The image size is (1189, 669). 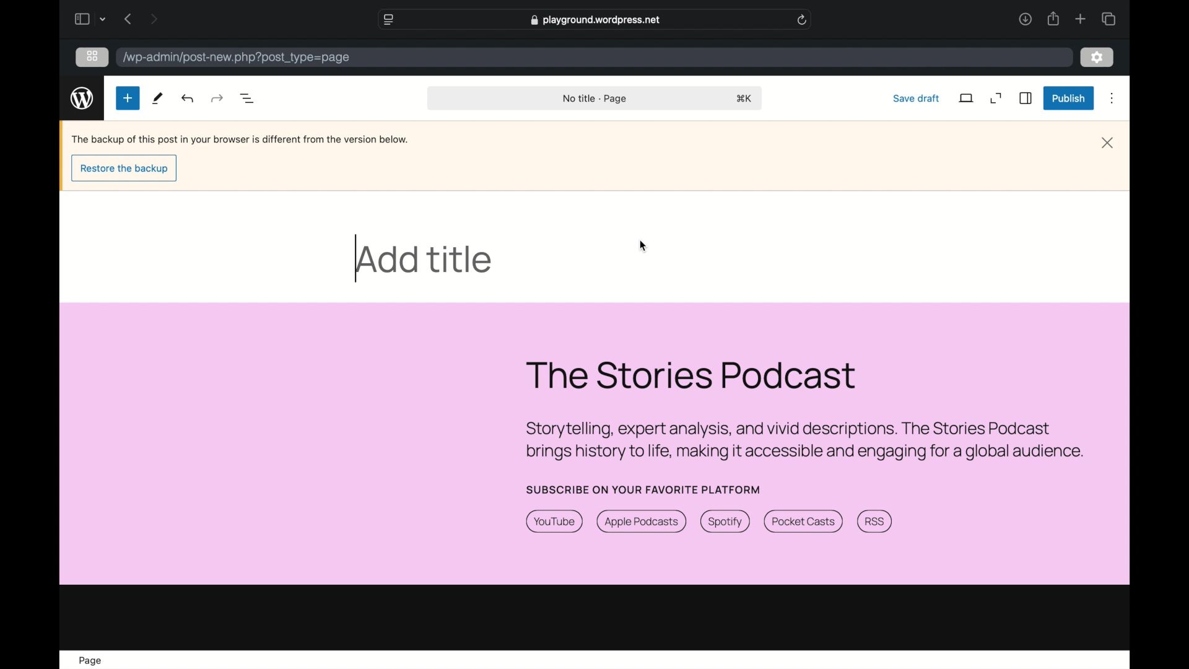 I want to click on website settings, so click(x=390, y=20).